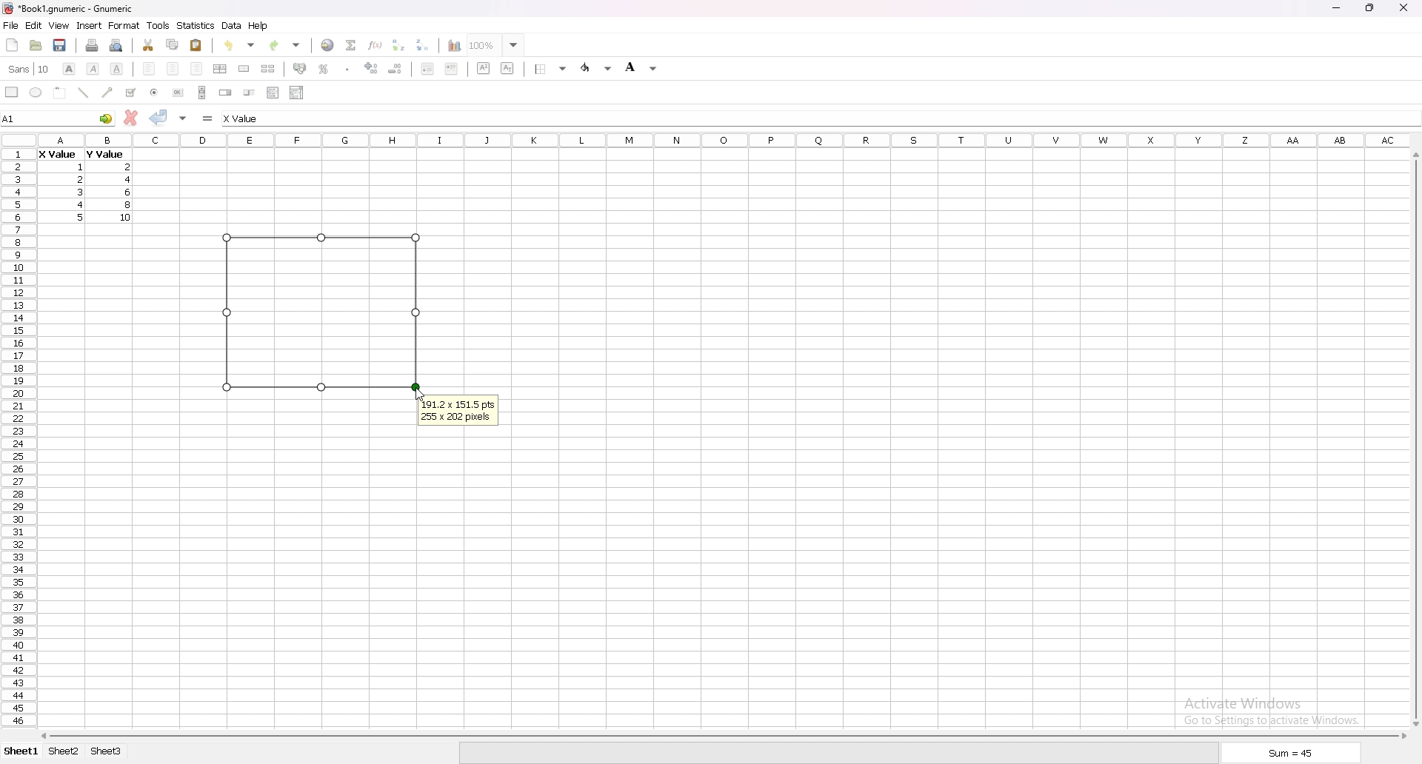 The width and height of the screenshot is (1422, 764). What do you see at coordinates (59, 26) in the screenshot?
I see `view` at bounding box center [59, 26].